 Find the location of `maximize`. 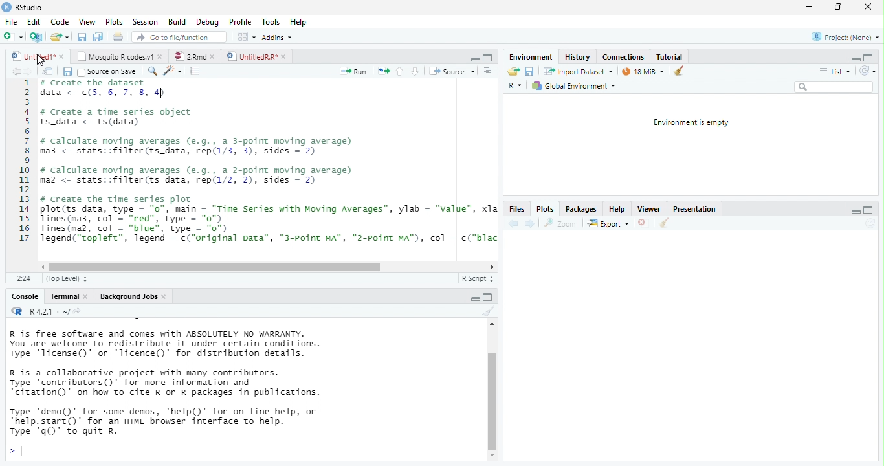

maximize is located at coordinates (838, 7).